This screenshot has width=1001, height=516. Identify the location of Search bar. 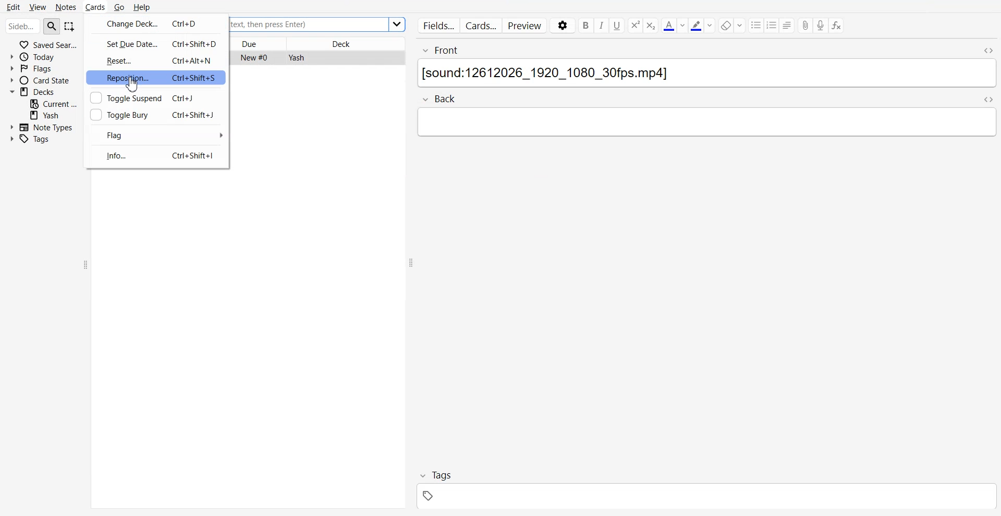
(22, 27).